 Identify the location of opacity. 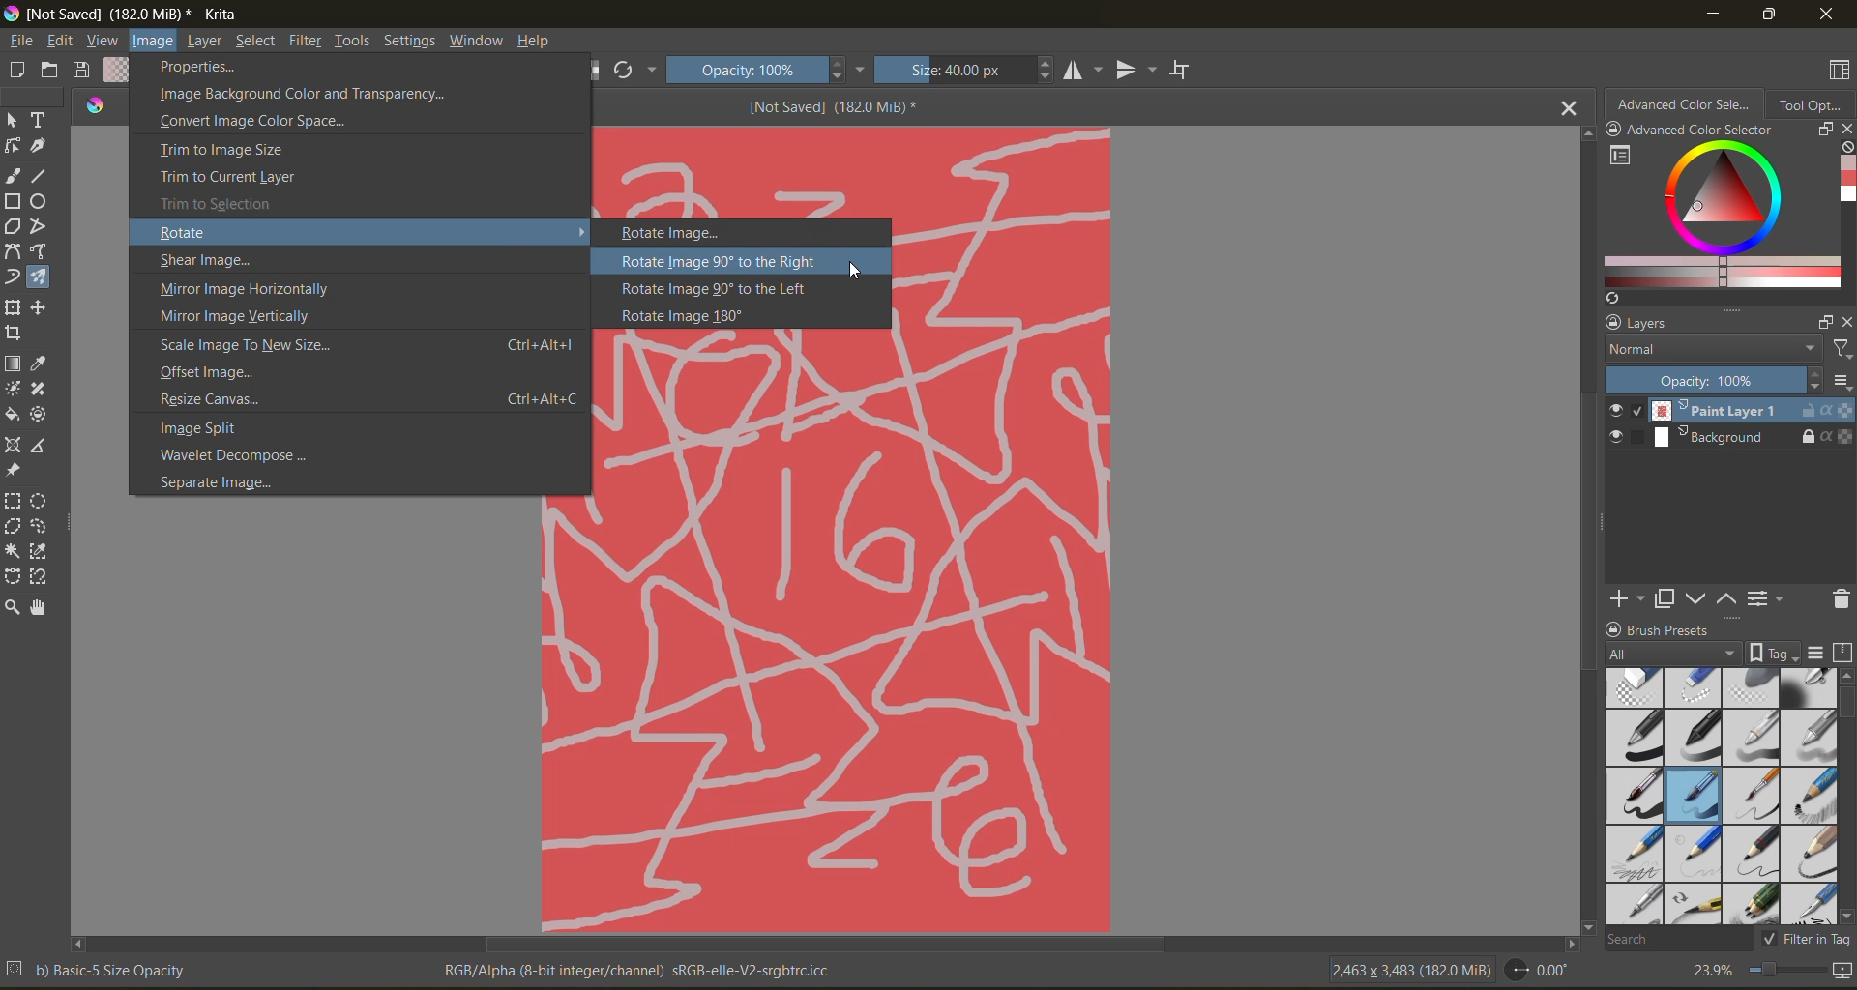
(771, 68).